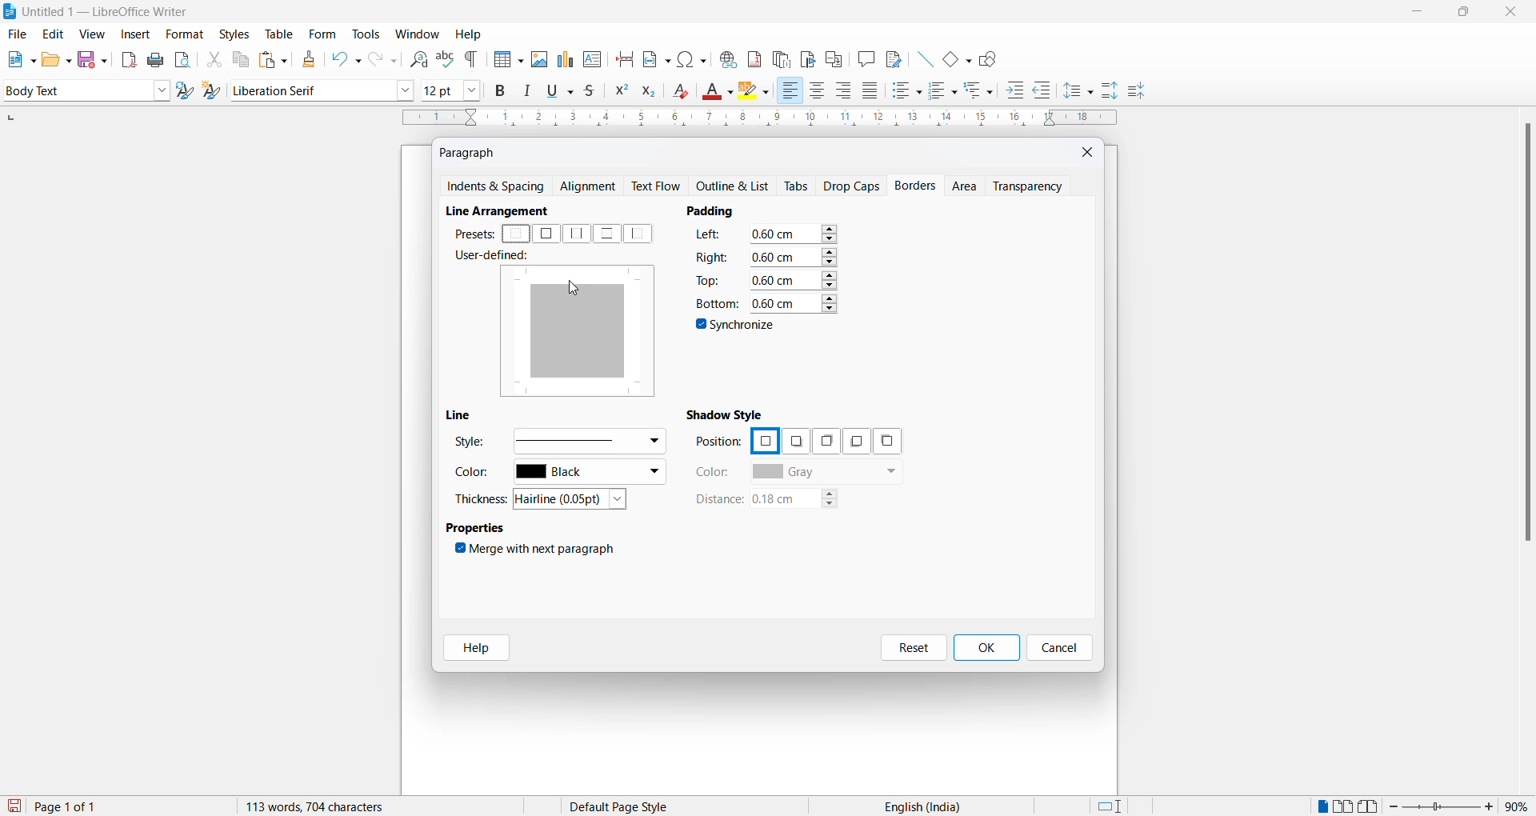 The width and height of the screenshot is (1536, 816). What do you see at coordinates (625, 58) in the screenshot?
I see `page break` at bounding box center [625, 58].